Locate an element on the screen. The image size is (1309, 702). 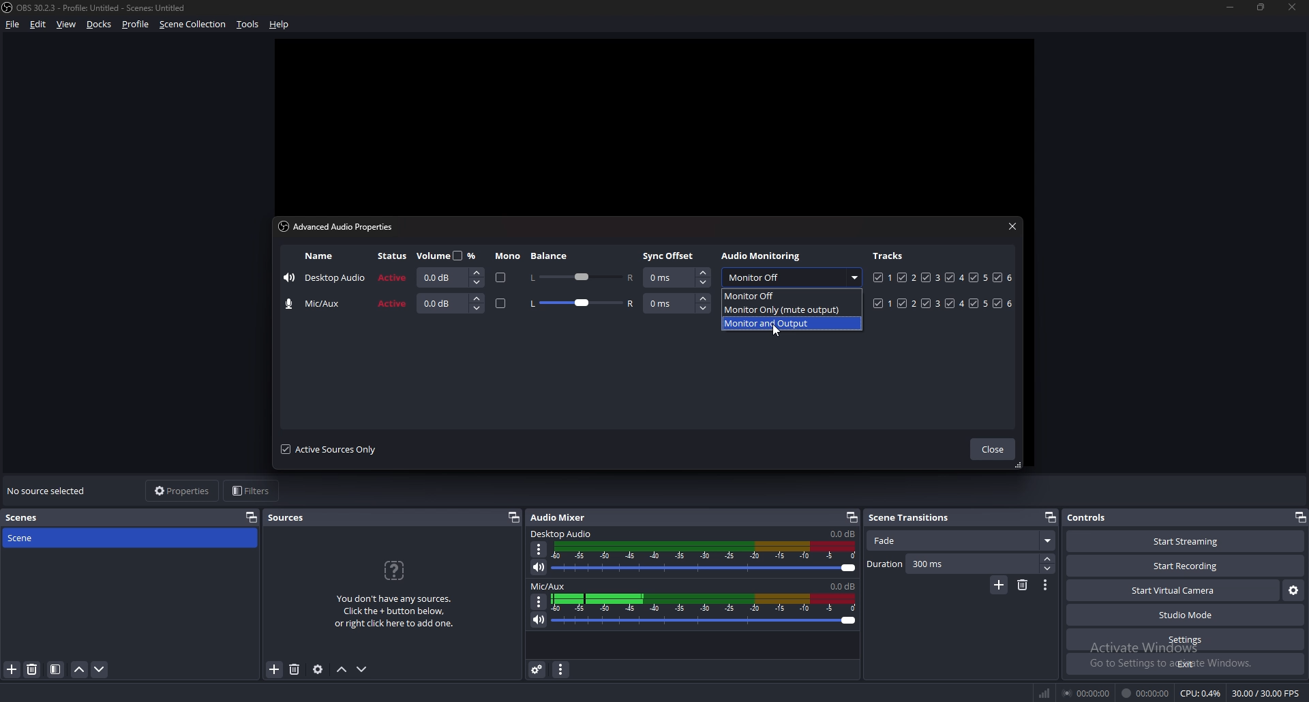
close is located at coordinates (992, 450).